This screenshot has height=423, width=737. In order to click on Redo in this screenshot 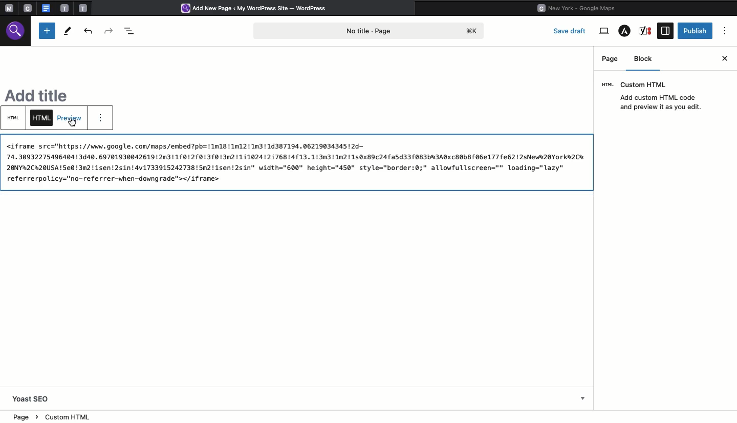, I will do `click(110, 29)`.